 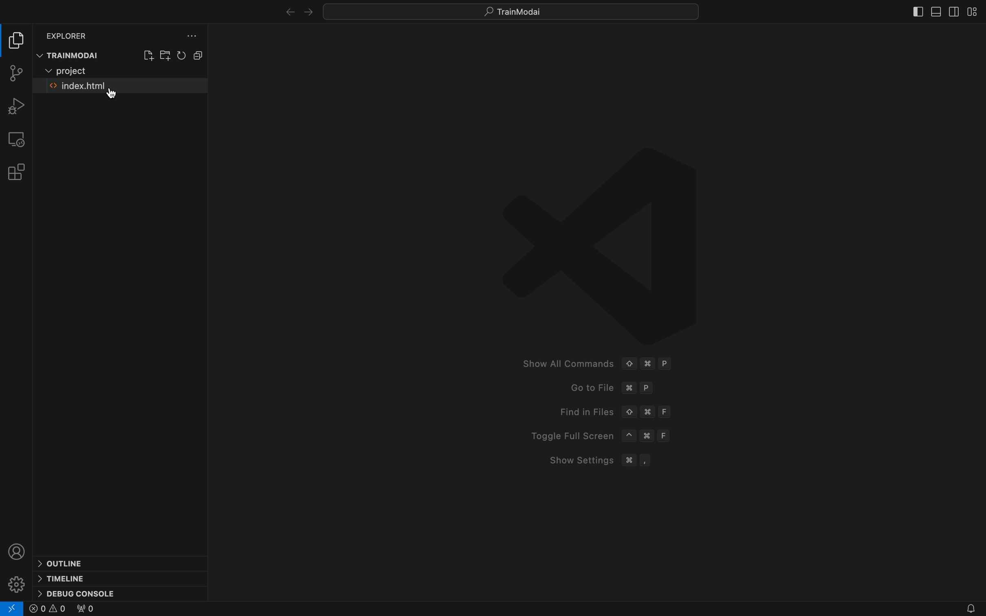 What do you see at coordinates (106, 87) in the screenshot?
I see `file` at bounding box center [106, 87].